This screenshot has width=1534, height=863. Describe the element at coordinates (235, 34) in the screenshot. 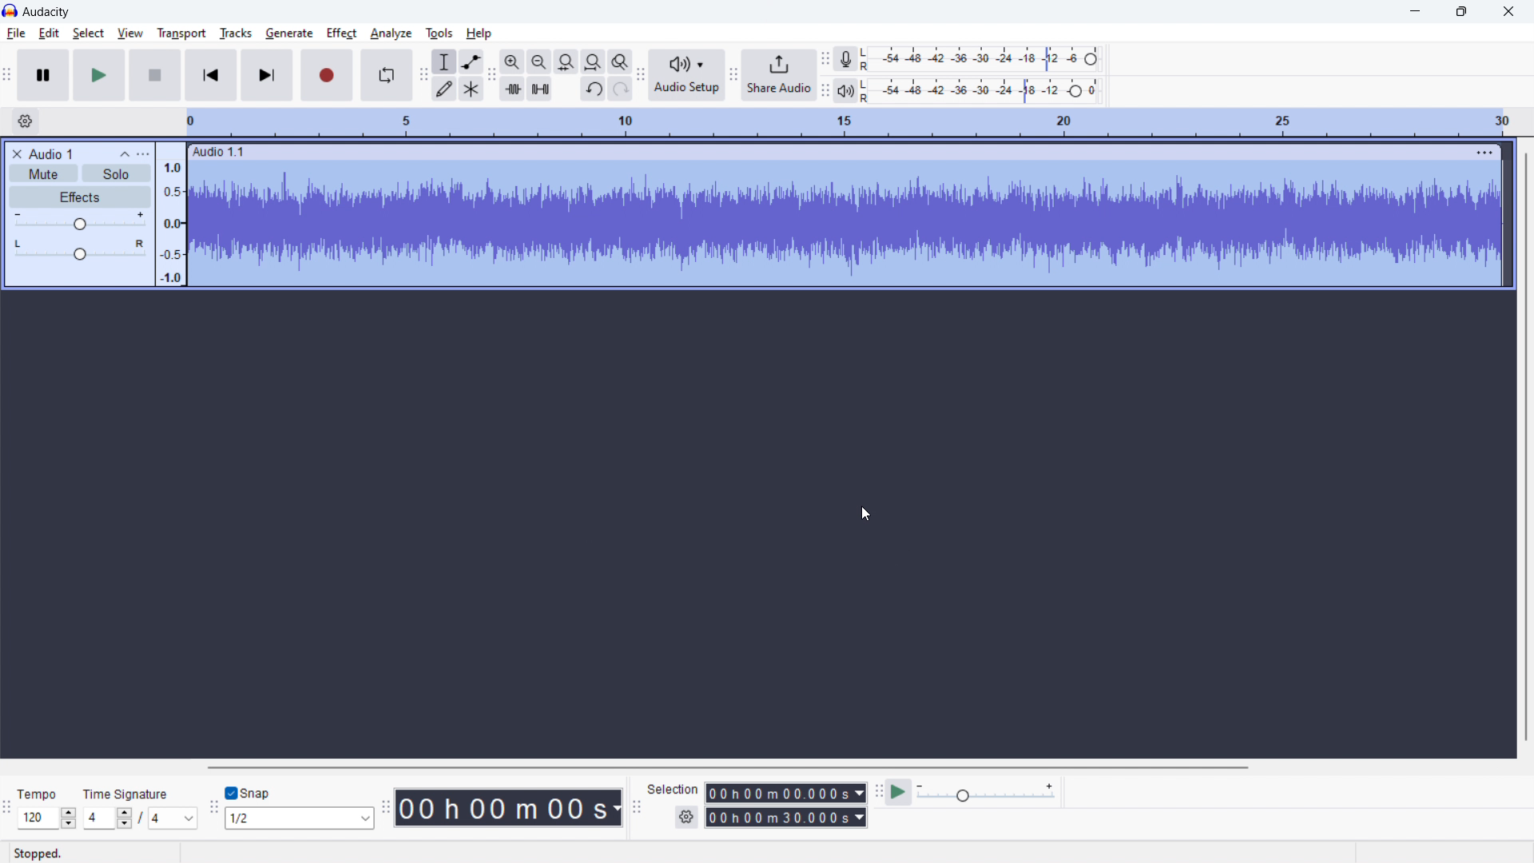

I see `tracks` at that location.